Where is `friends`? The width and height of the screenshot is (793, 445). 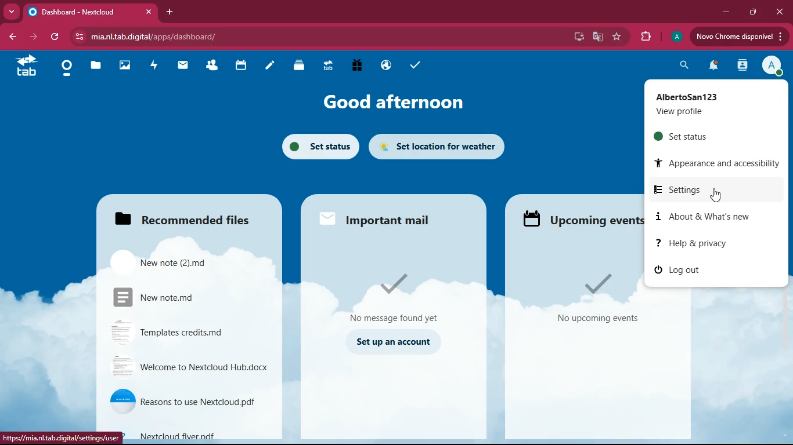
friends is located at coordinates (213, 66).